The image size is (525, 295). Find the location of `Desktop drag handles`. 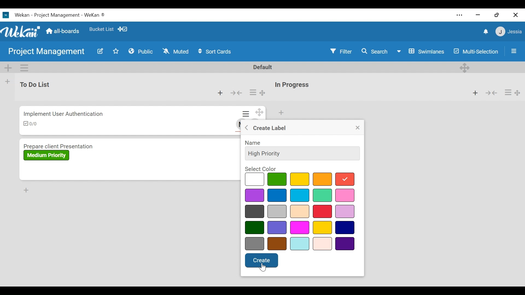

Desktop drag handles is located at coordinates (519, 93).